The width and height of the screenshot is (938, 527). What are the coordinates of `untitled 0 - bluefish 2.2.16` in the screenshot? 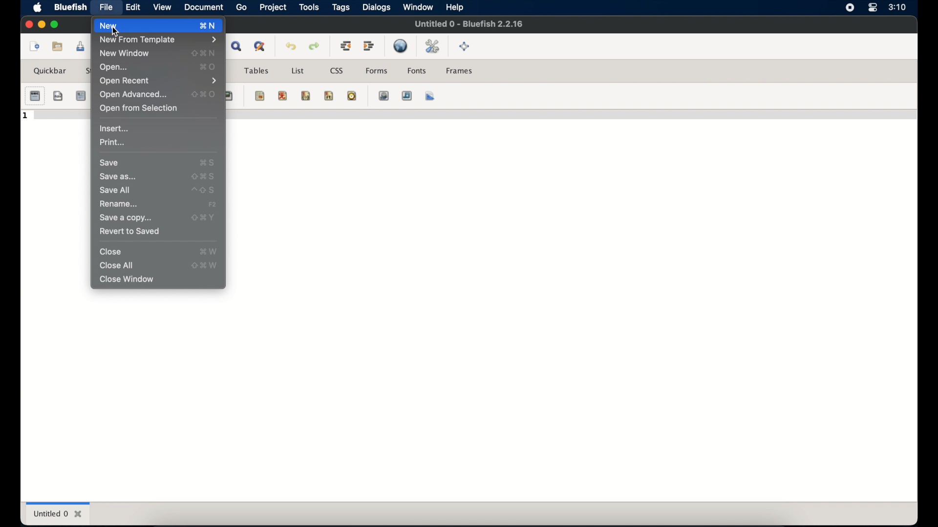 It's located at (469, 23).